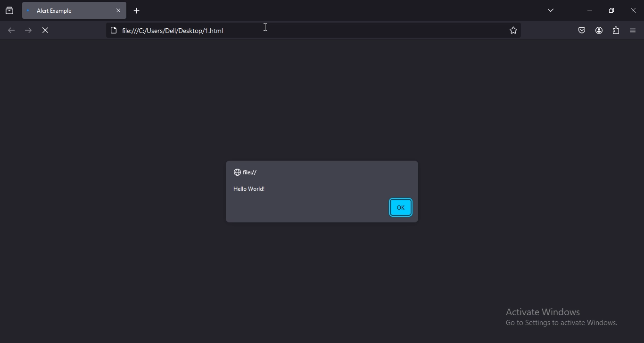  Describe the element at coordinates (633, 30) in the screenshot. I see `more` at that location.